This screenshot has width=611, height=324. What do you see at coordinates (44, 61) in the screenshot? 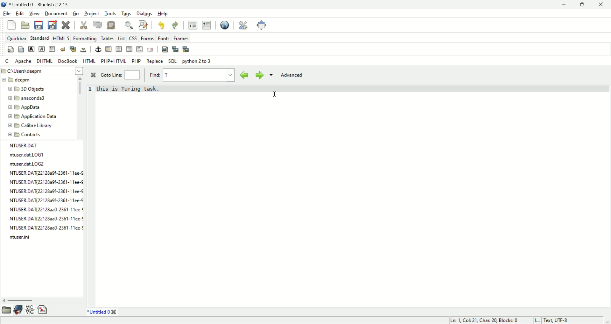
I see `DHTML` at bounding box center [44, 61].